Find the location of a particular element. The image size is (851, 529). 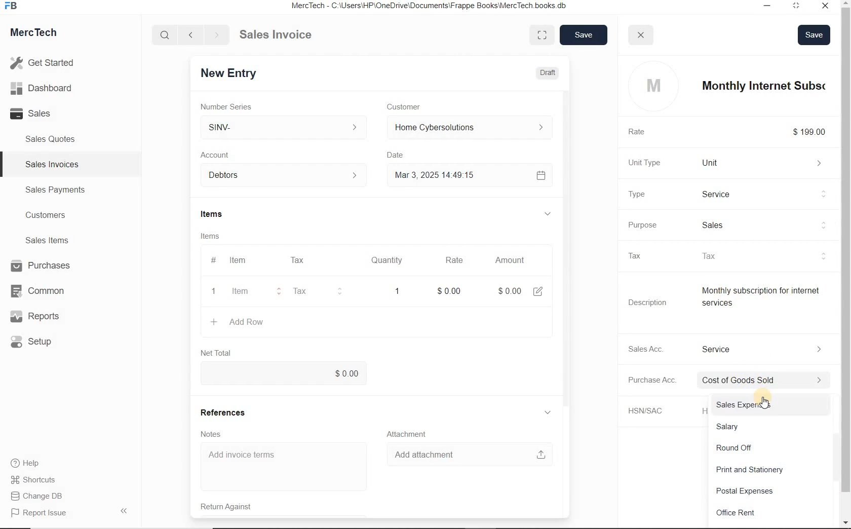

Mar 3, 2025 14:49:15 is located at coordinates (438, 176).